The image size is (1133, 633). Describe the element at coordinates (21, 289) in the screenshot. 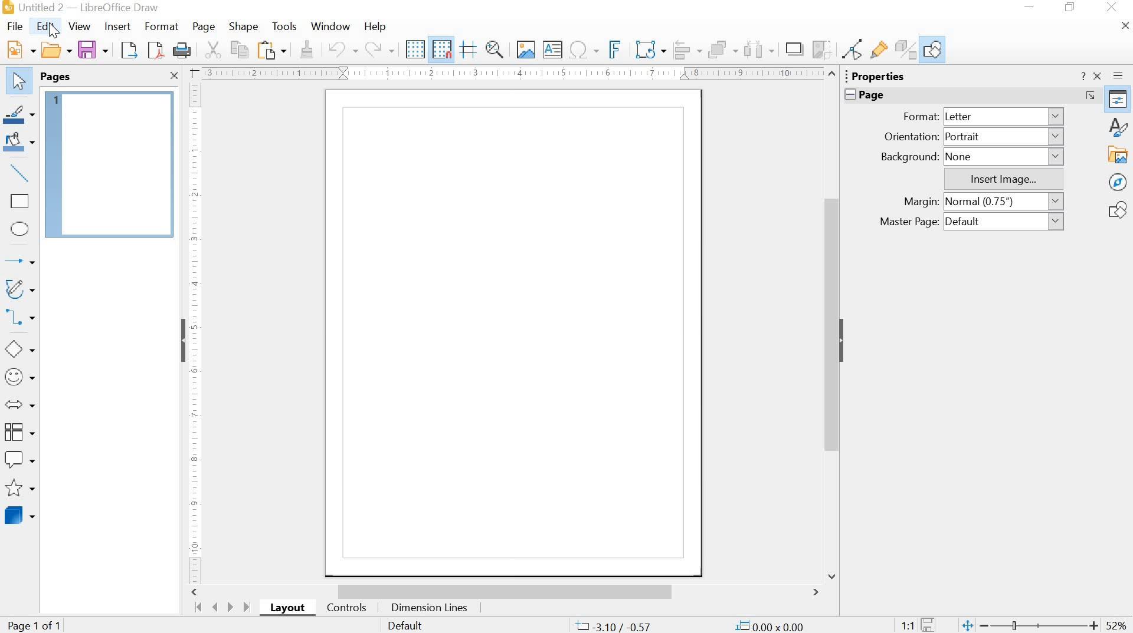

I see `Curves and Polygons (double click for multi-selection)` at that location.